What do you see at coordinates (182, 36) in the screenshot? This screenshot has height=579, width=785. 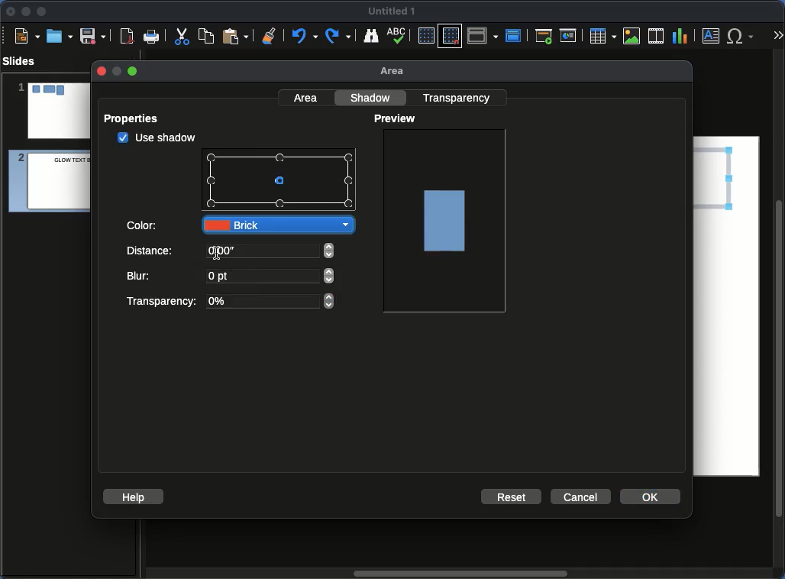 I see `Cut` at bounding box center [182, 36].